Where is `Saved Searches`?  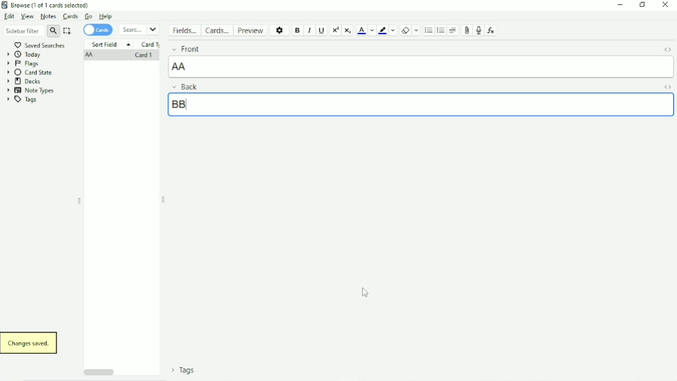
Saved Searches is located at coordinates (41, 45).